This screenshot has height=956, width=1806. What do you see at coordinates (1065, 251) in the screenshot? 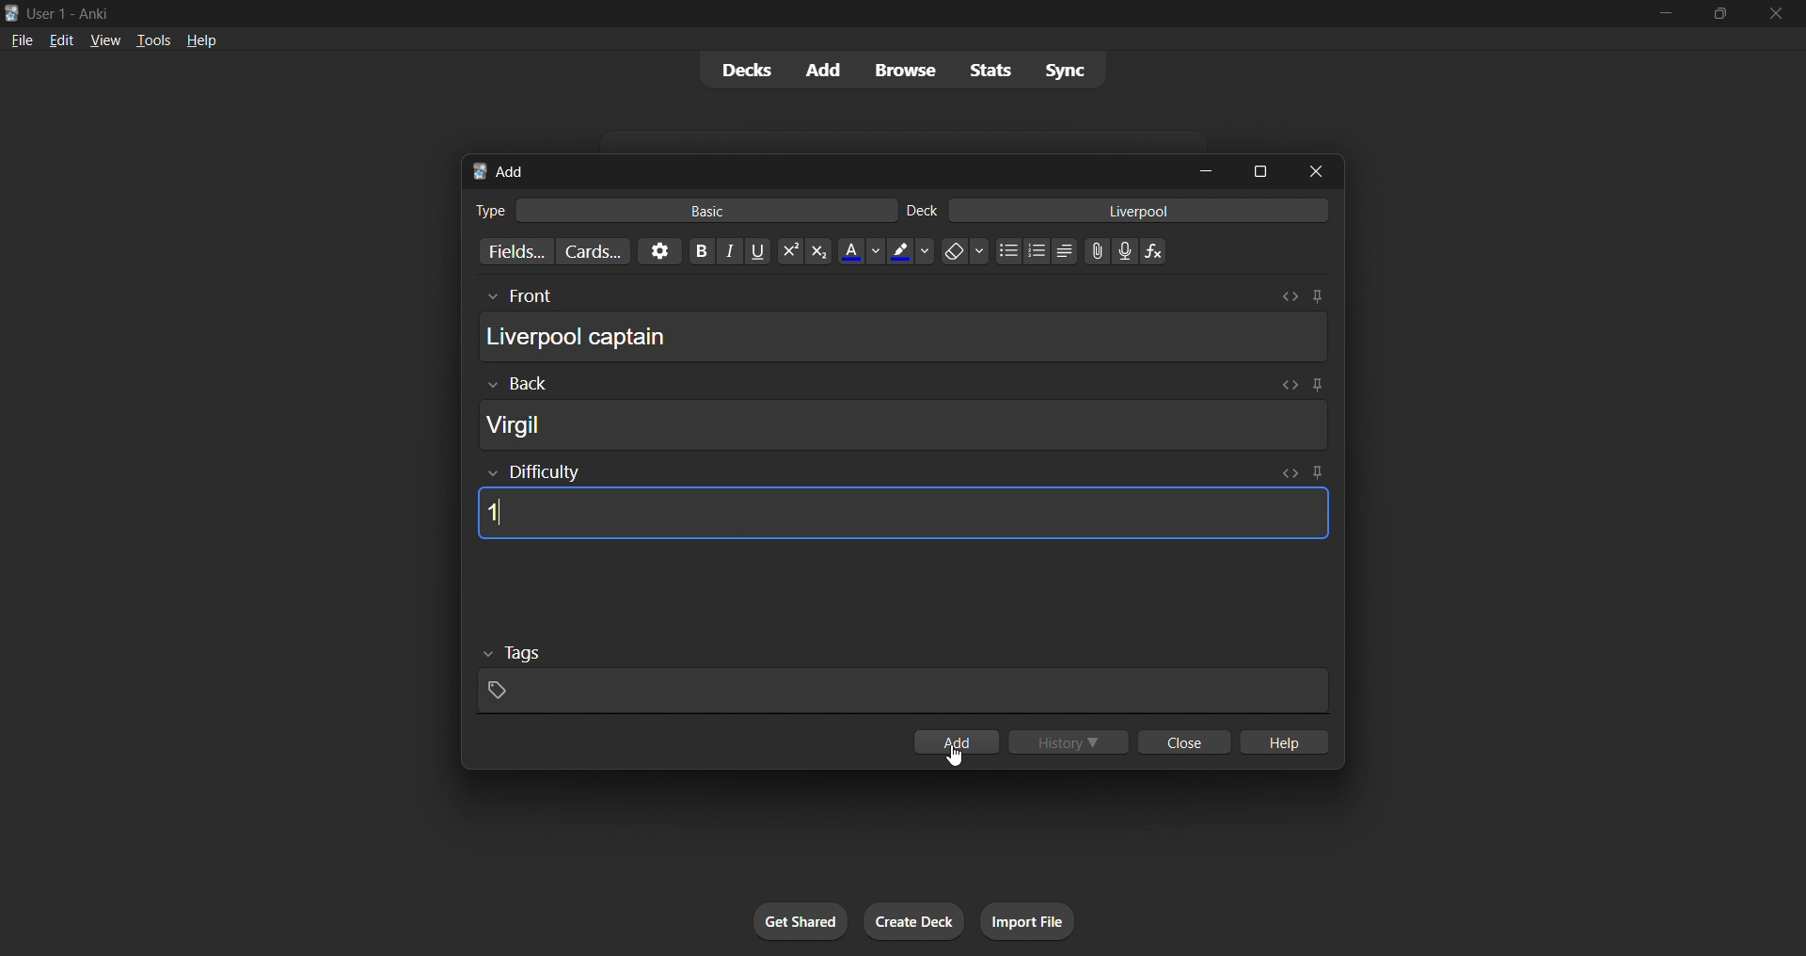
I see `Alignment` at bounding box center [1065, 251].